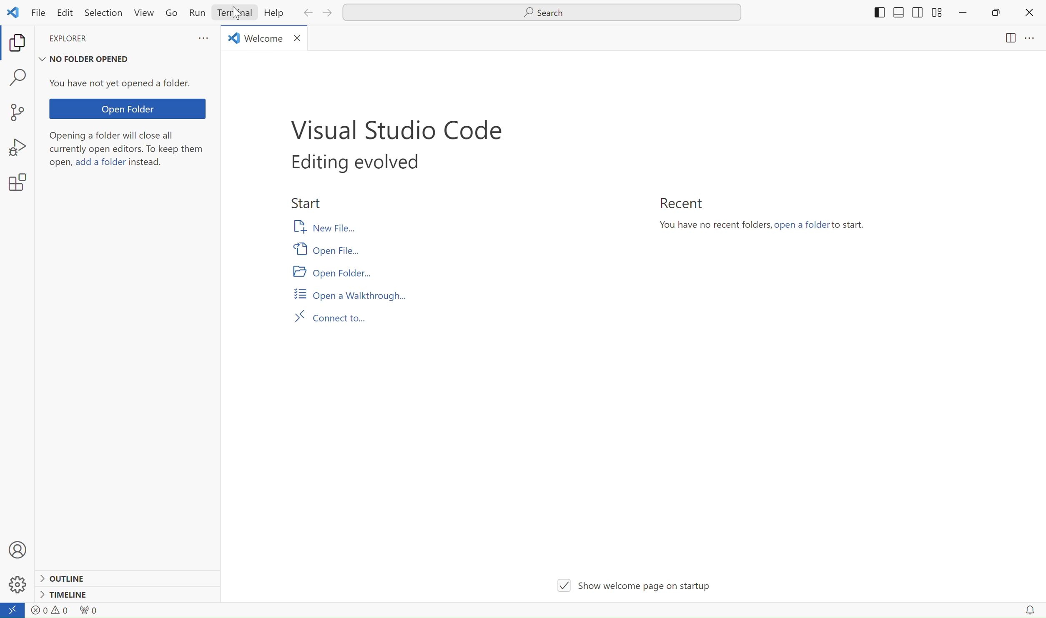 This screenshot has width=1046, height=618. I want to click on new project, so click(23, 112).